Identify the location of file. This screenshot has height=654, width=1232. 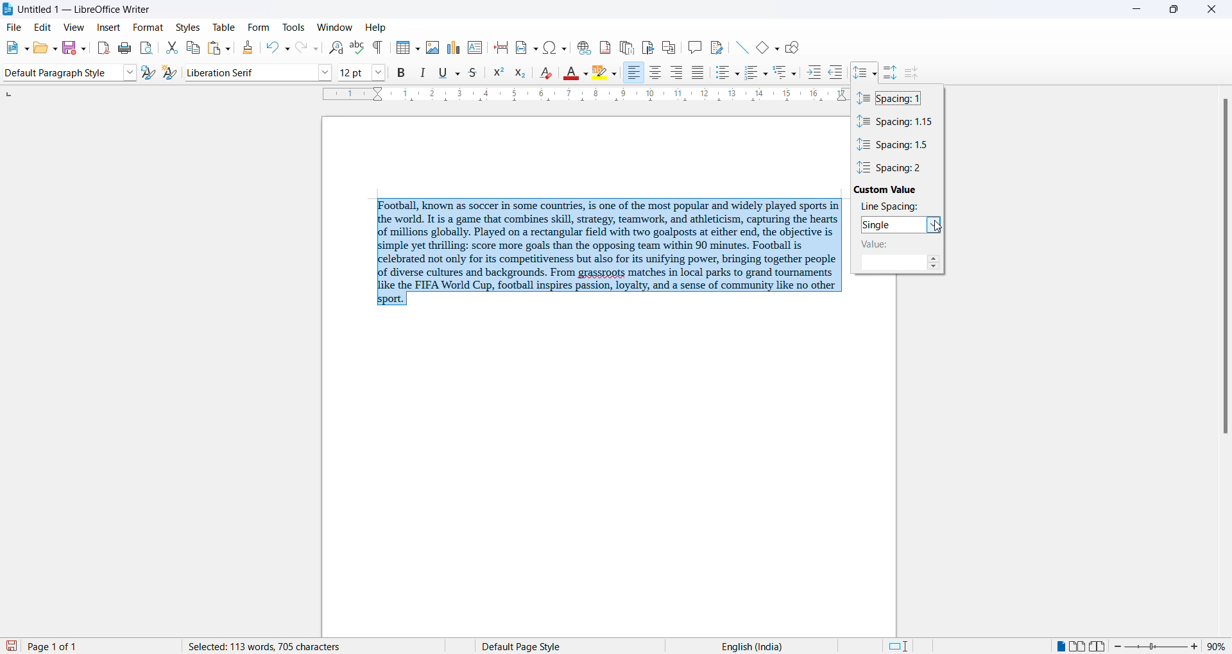
(17, 27).